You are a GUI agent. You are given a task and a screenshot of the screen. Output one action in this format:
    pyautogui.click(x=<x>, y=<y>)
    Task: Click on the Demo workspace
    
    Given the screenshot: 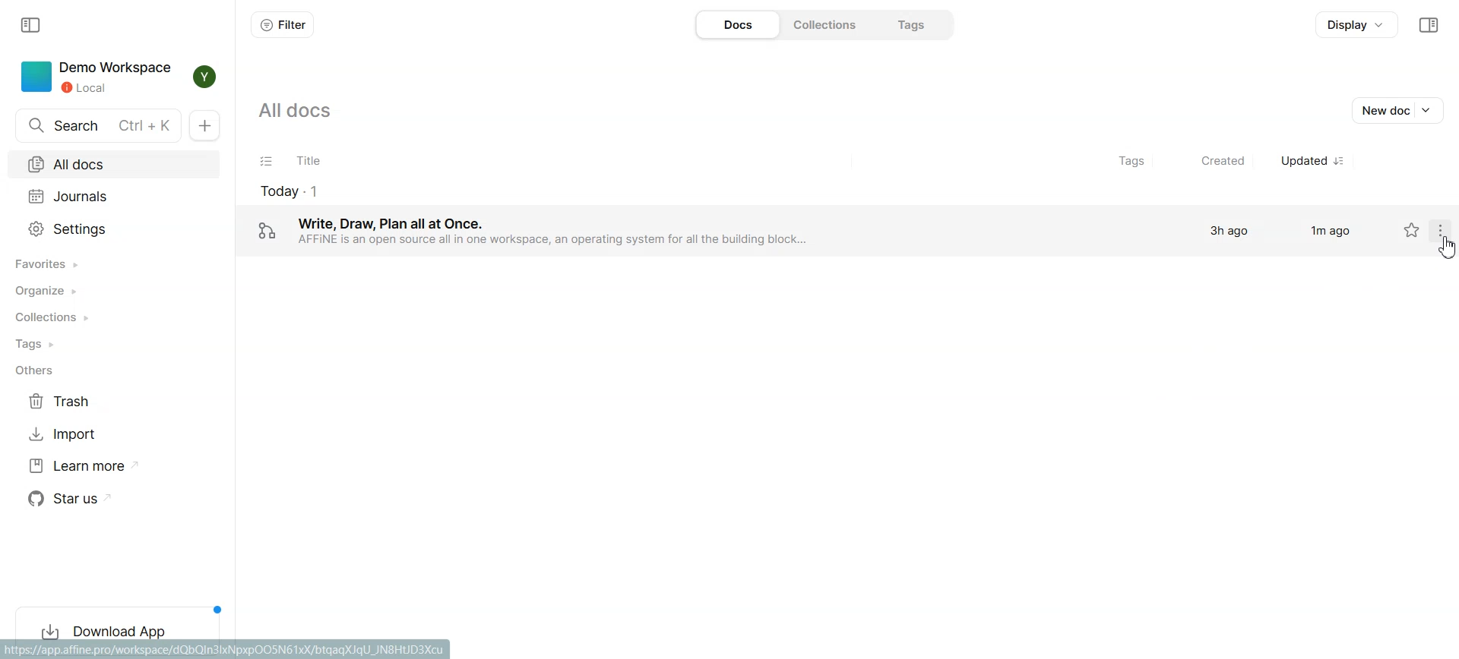 What is the action you would take?
    pyautogui.click(x=97, y=77)
    